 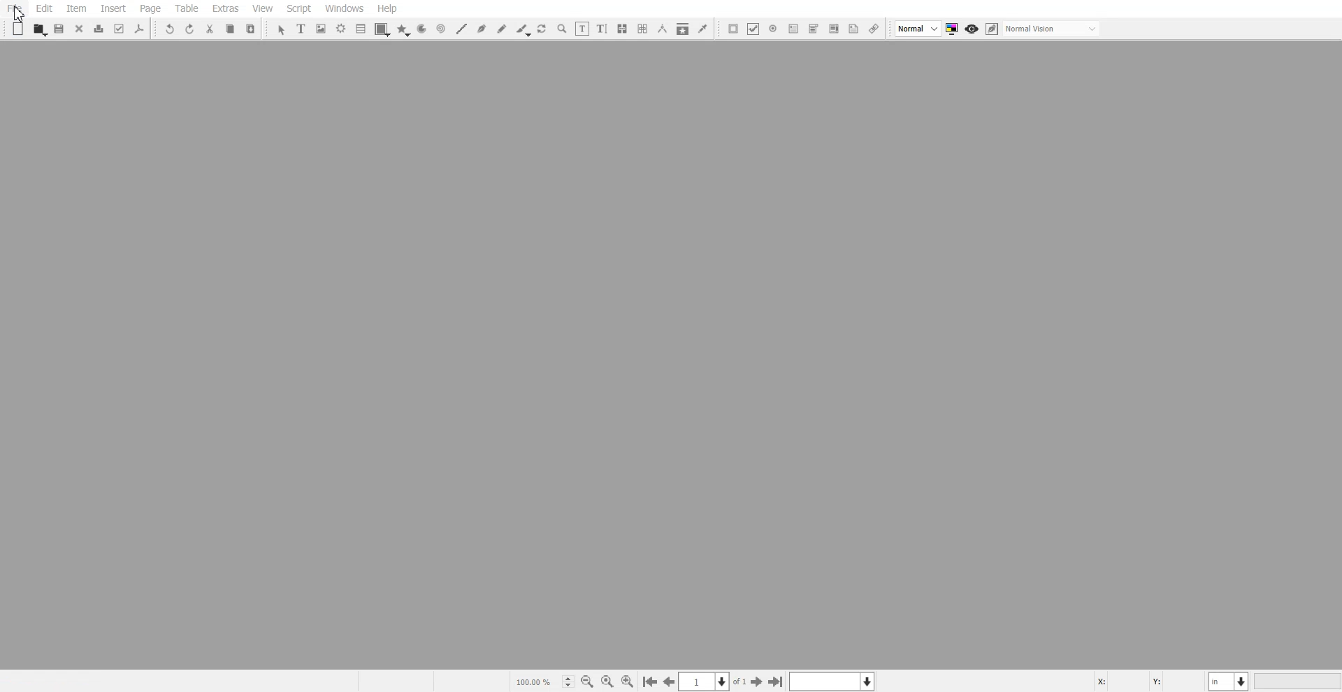 What do you see at coordinates (607, 681) in the screenshot?
I see `Zoom to 100%` at bounding box center [607, 681].